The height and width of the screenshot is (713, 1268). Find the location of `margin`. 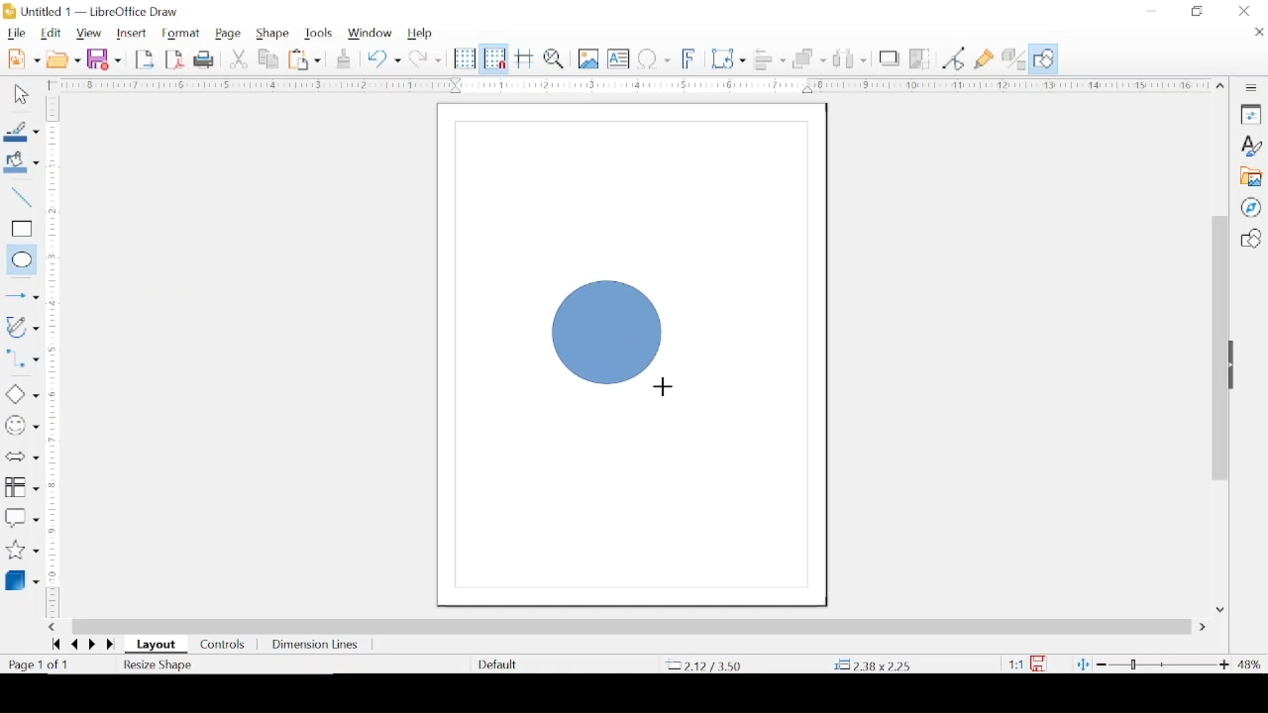

margin is located at coordinates (55, 461).